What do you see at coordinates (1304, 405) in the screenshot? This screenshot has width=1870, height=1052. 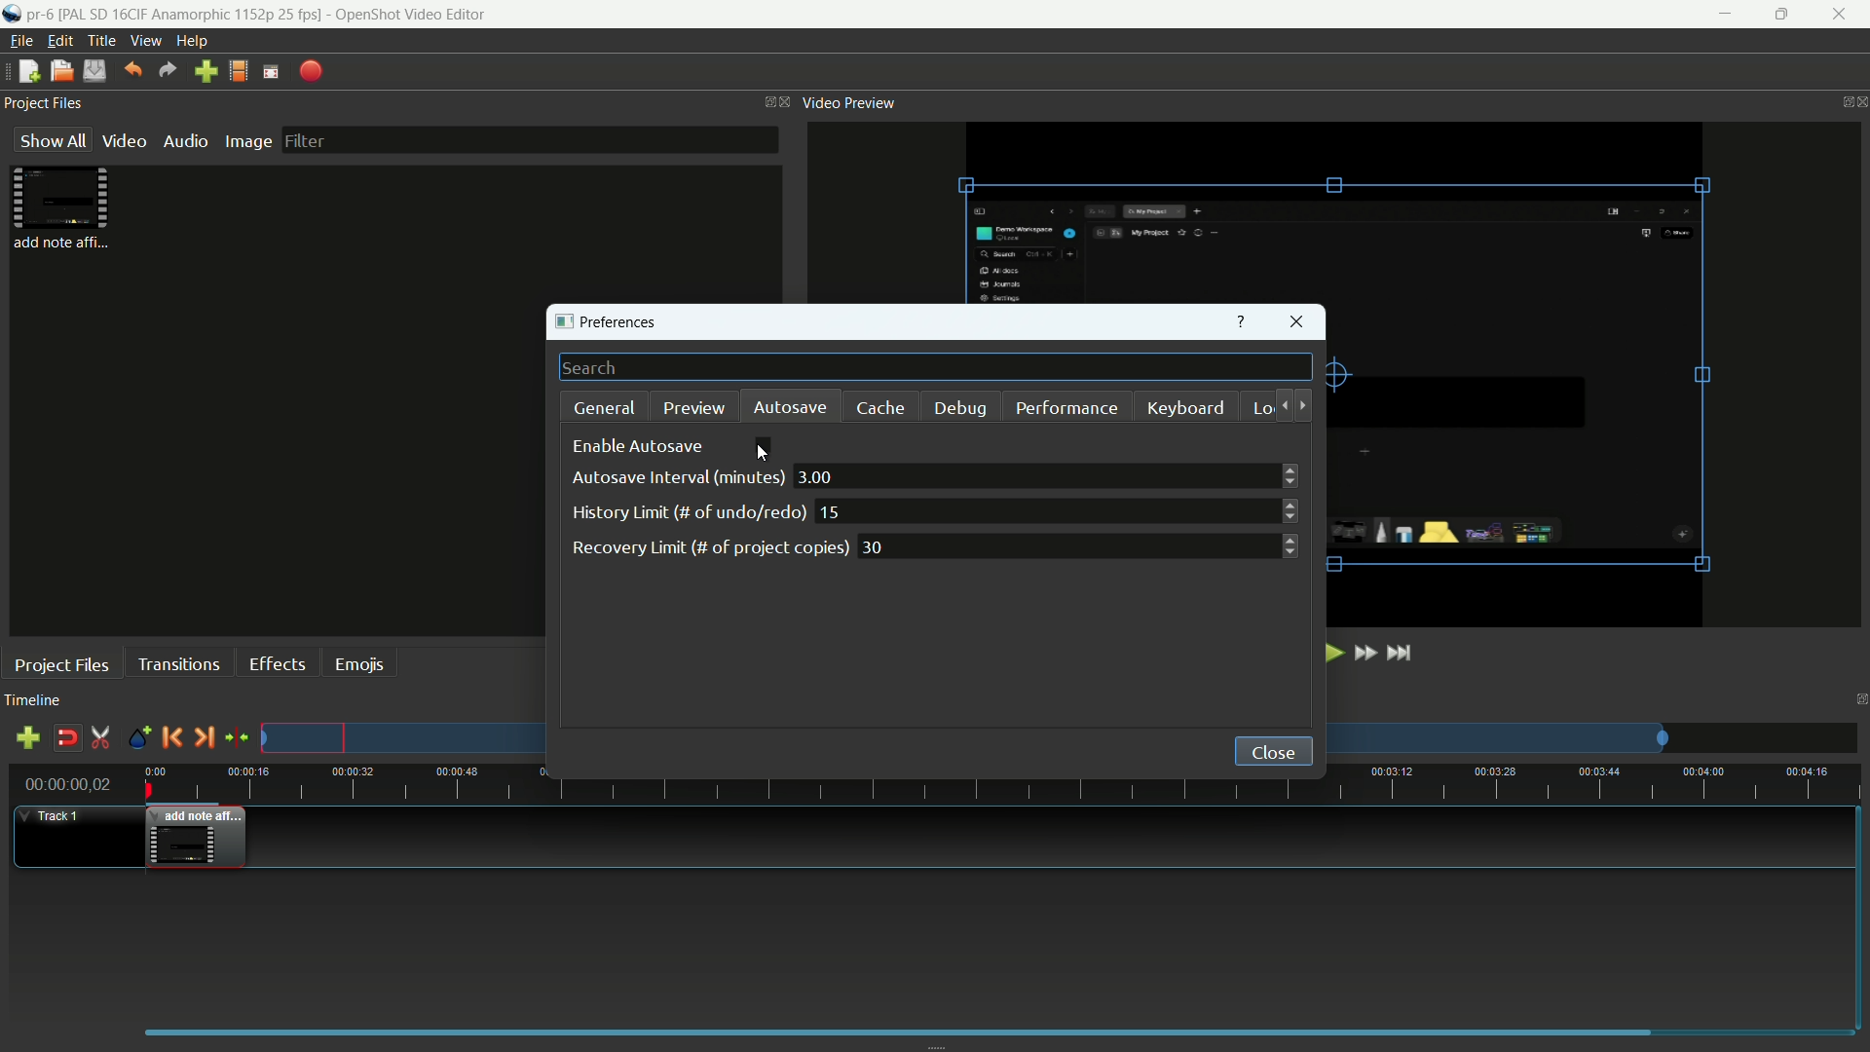 I see `move forward` at bounding box center [1304, 405].